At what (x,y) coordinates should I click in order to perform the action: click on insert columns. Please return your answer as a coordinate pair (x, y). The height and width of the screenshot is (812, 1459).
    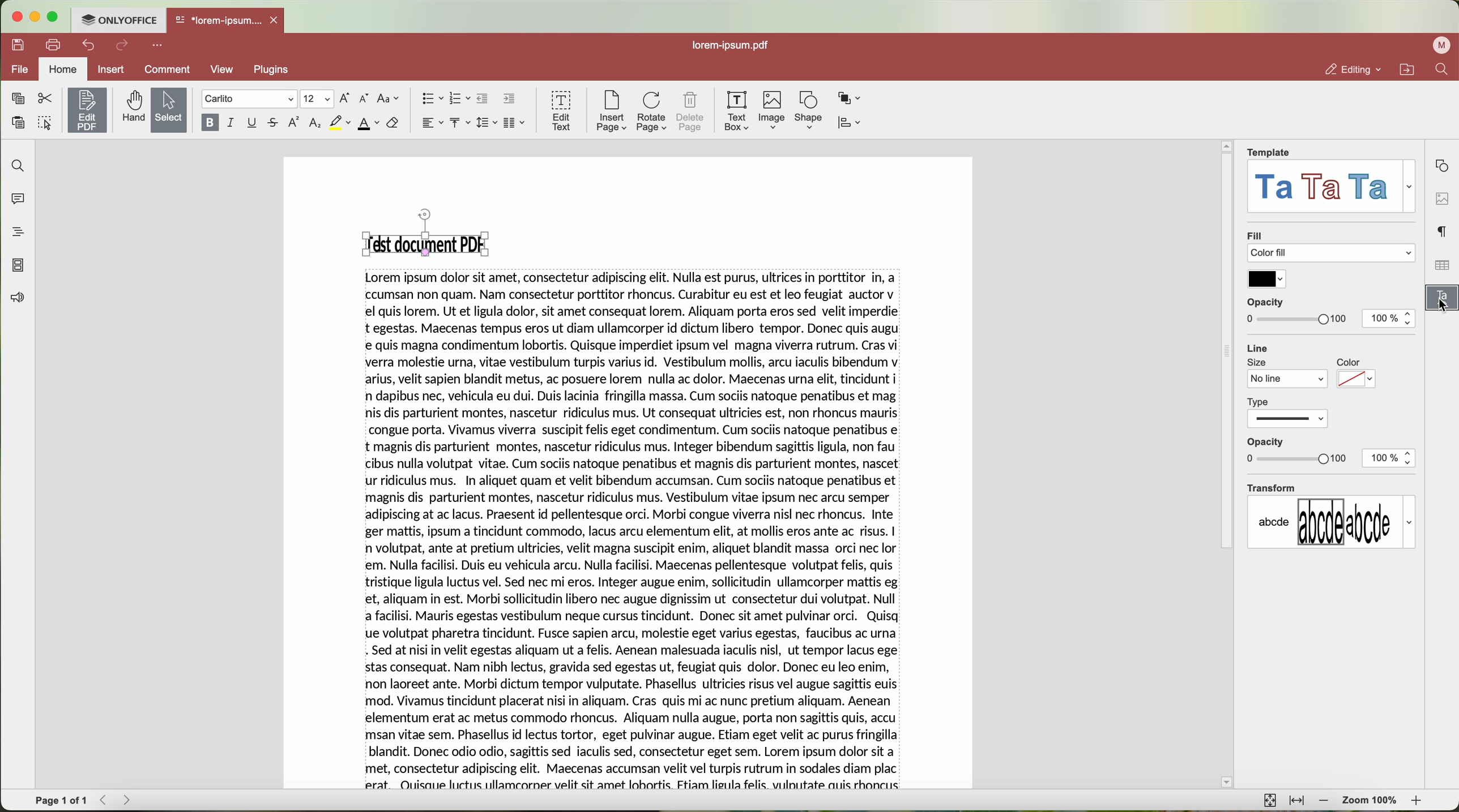
    Looking at the image, I should click on (516, 123).